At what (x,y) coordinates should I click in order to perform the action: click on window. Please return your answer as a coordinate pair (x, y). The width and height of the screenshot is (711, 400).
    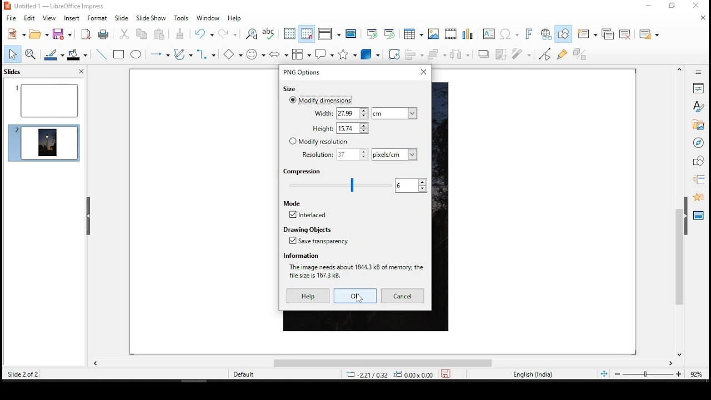
    Looking at the image, I should click on (209, 19).